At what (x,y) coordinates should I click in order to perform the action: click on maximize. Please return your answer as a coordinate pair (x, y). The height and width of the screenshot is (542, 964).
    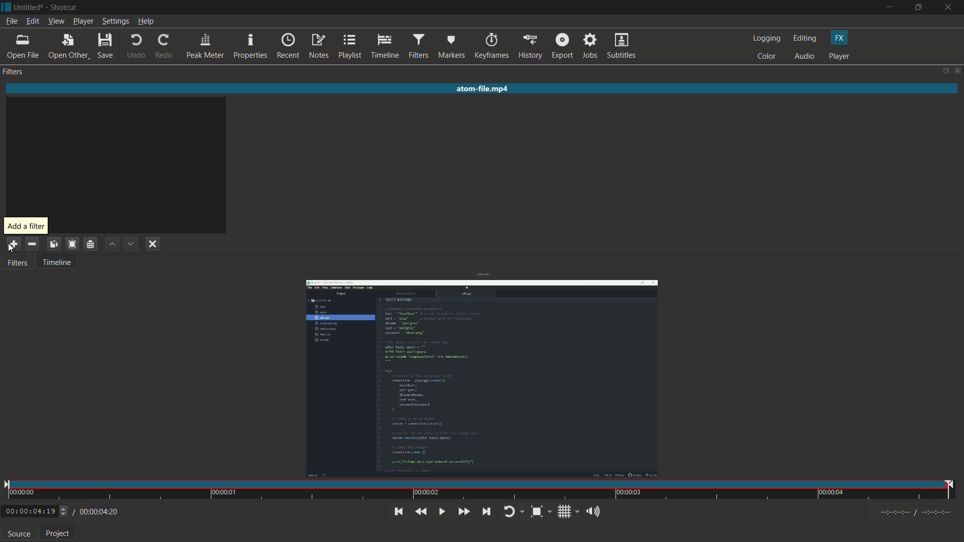
    Looking at the image, I should click on (920, 7).